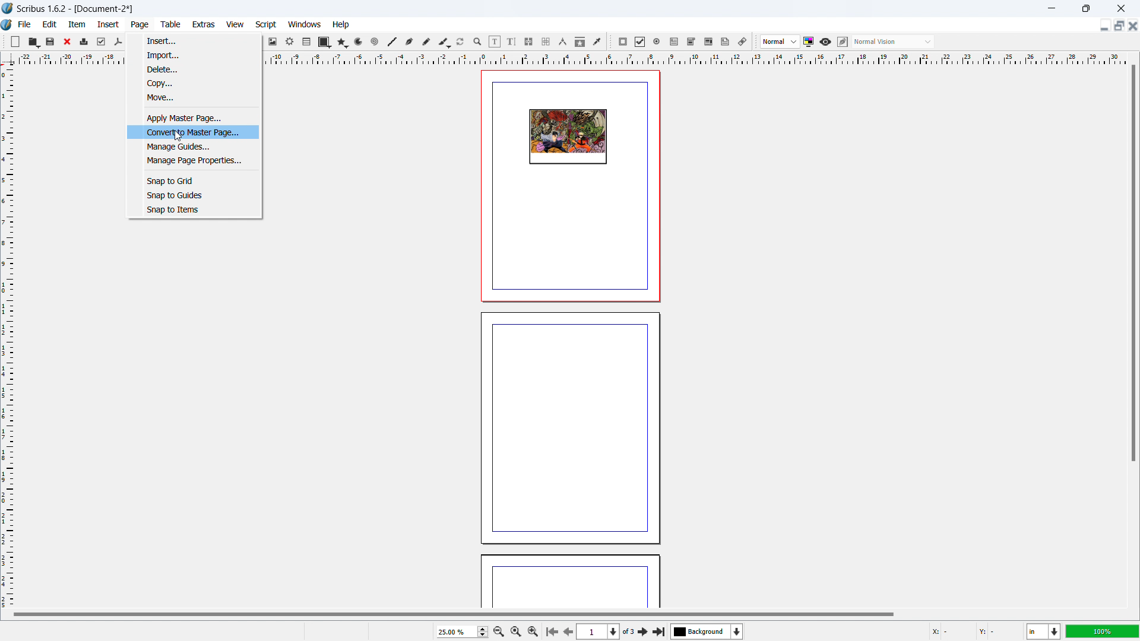  I want to click on snap to items, so click(194, 210).